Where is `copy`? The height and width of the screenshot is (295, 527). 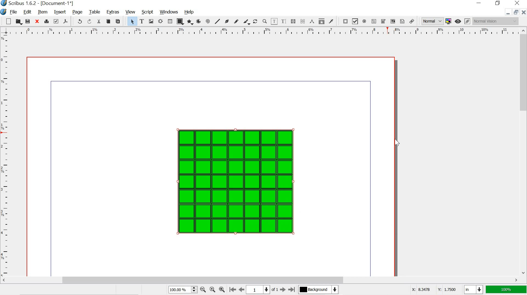 copy is located at coordinates (108, 21).